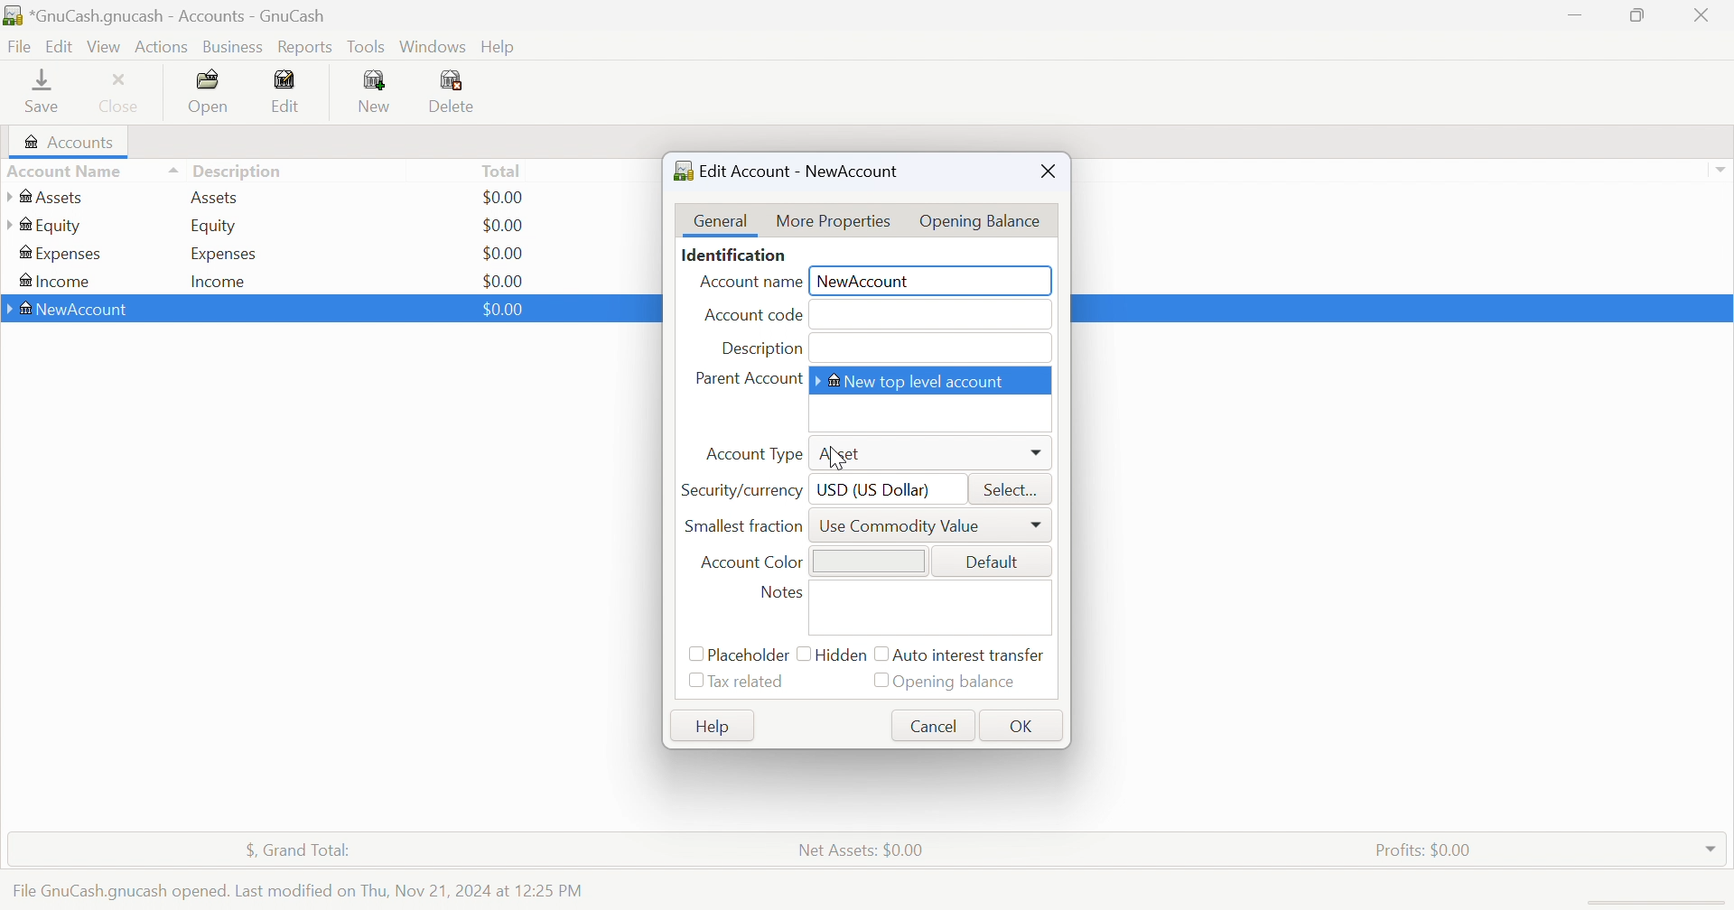 This screenshot has width=1734, height=910. I want to click on Account code, so click(757, 313).